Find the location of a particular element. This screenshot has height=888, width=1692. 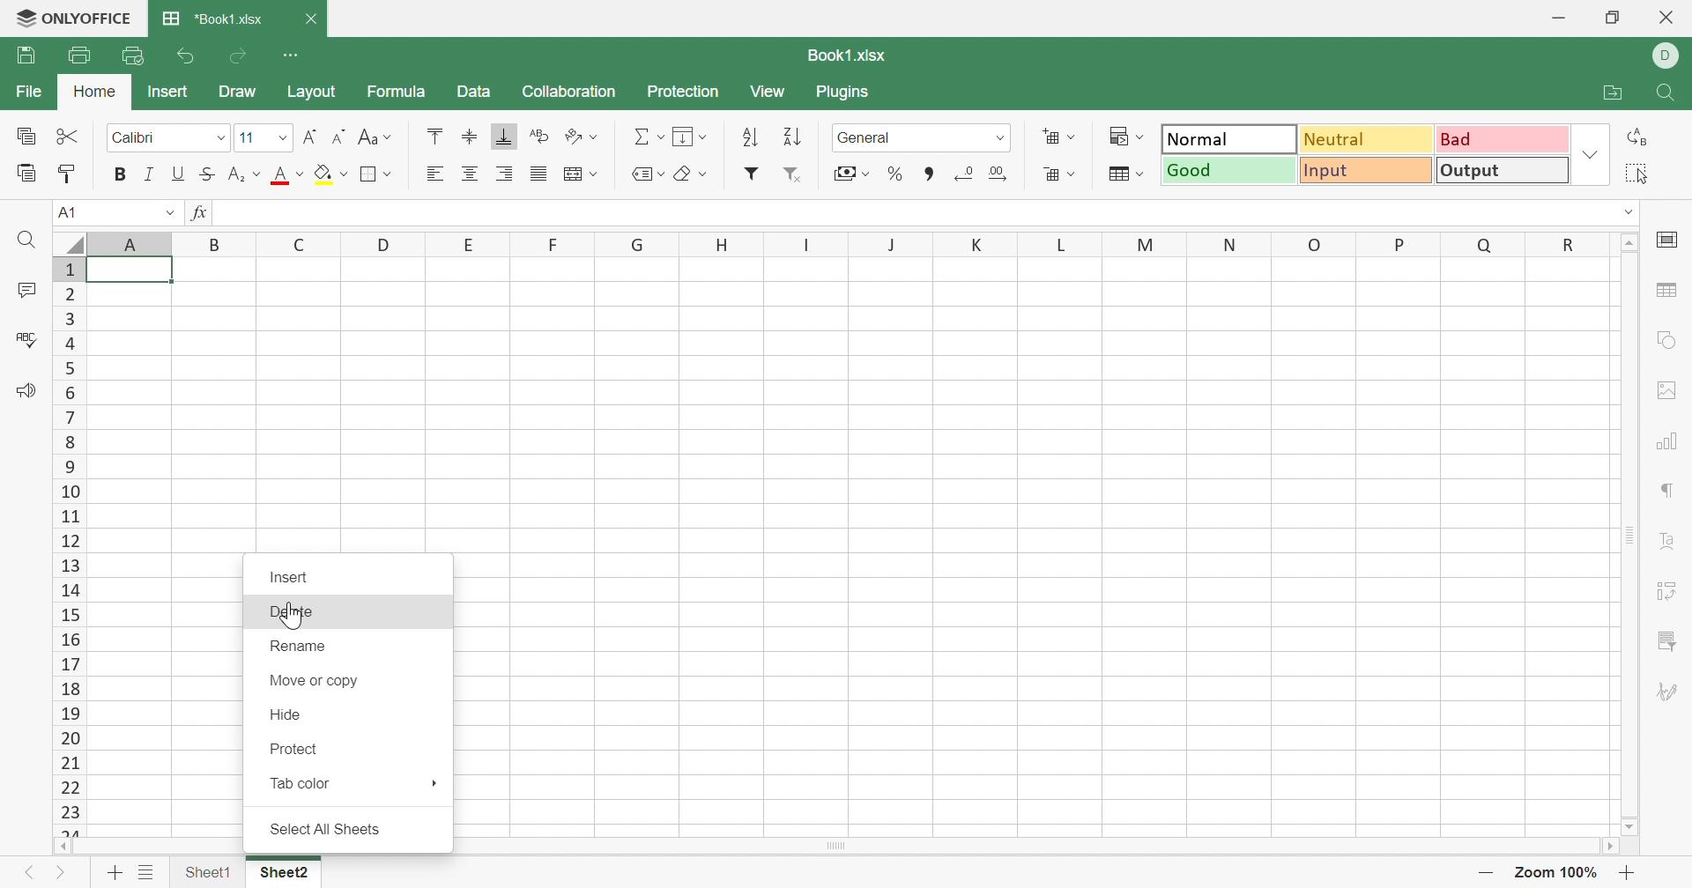

Drop own is located at coordinates (662, 174).